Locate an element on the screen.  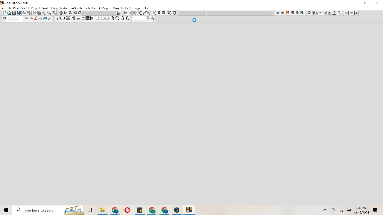
move right is located at coordinates (283, 13).